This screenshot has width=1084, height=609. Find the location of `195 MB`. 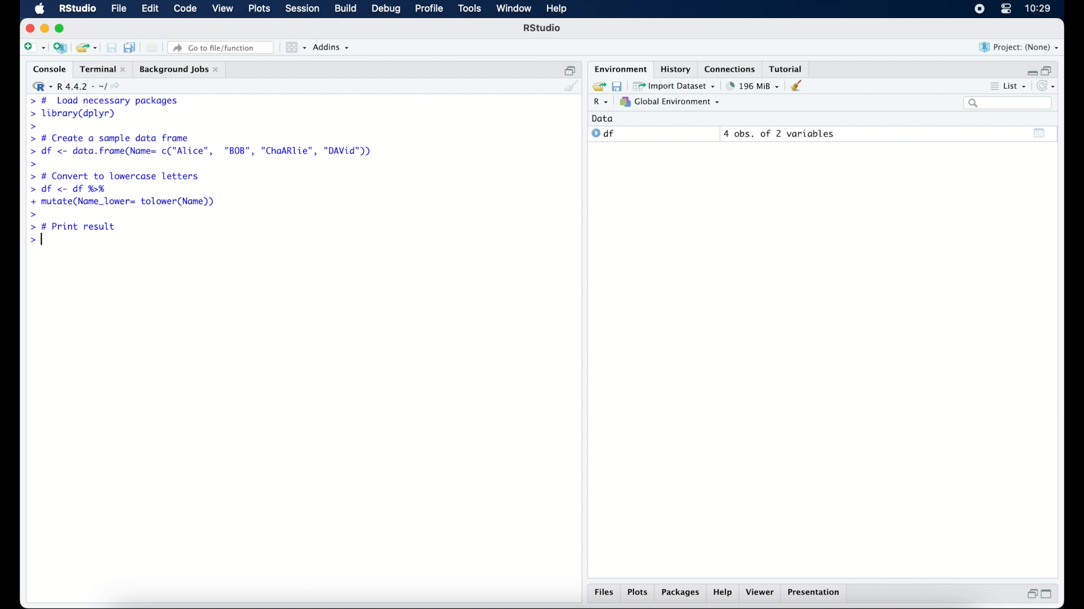

195 MB is located at coordinates (752, 85).